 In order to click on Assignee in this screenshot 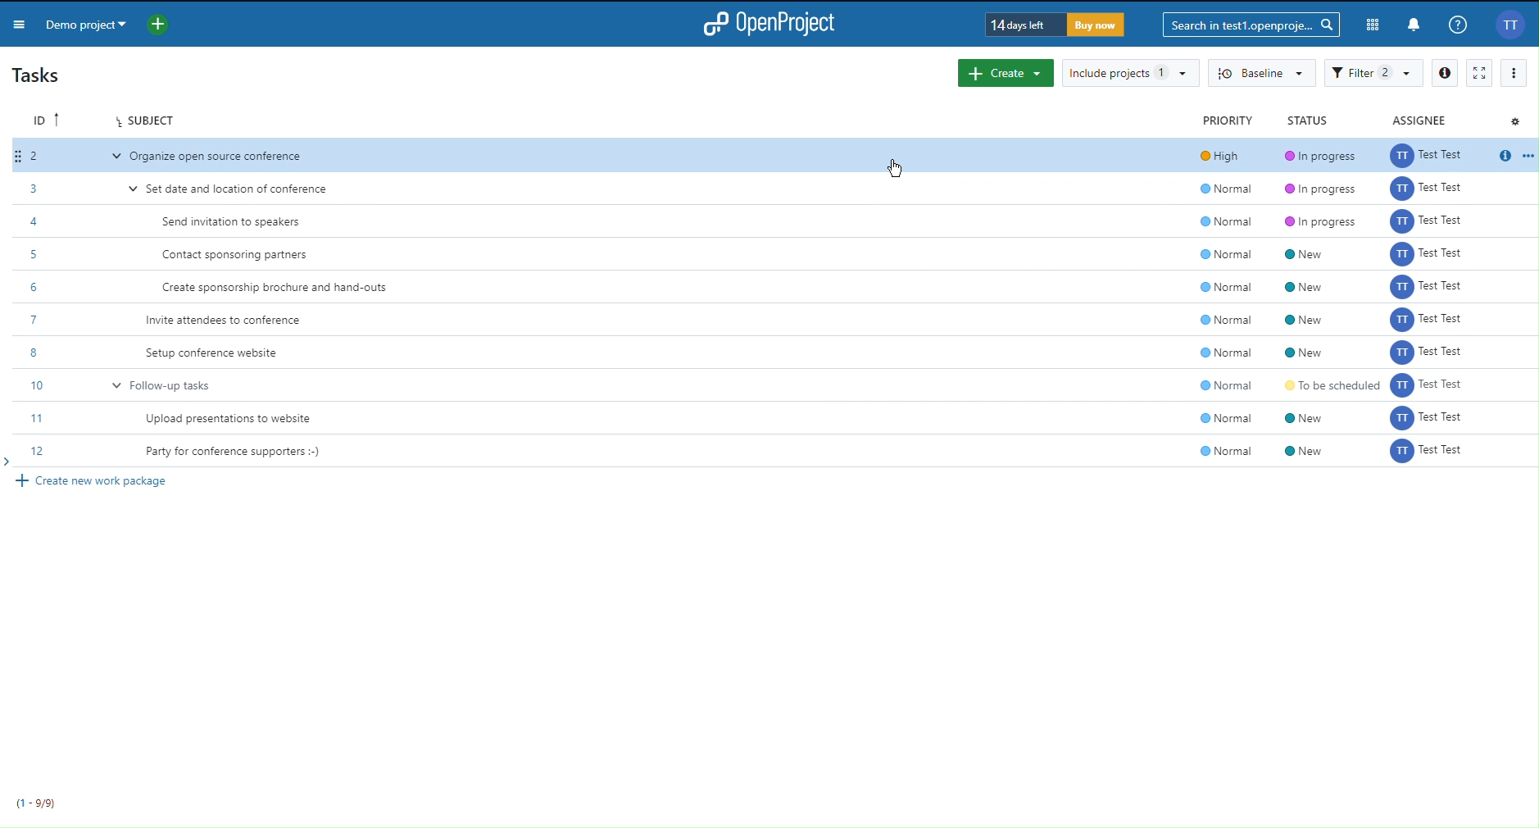, I will do `click(1415, 120)`.